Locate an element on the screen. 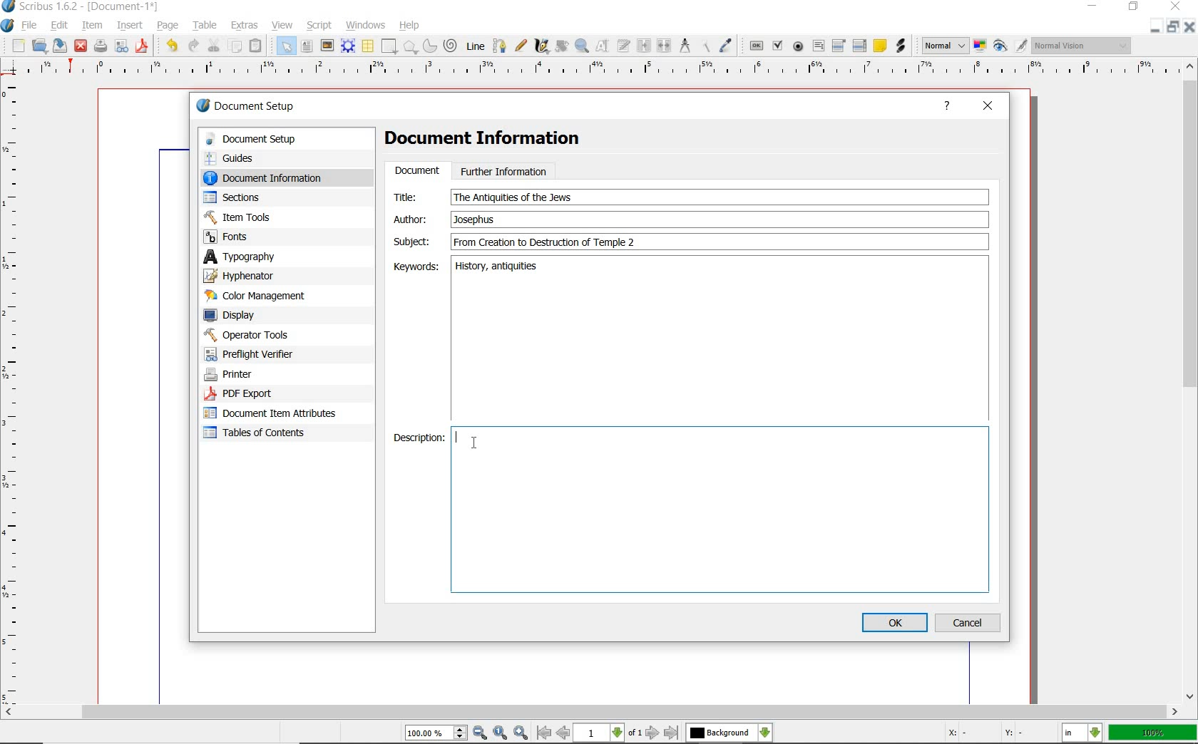  pdf text field is located at coordinates (818, 46).